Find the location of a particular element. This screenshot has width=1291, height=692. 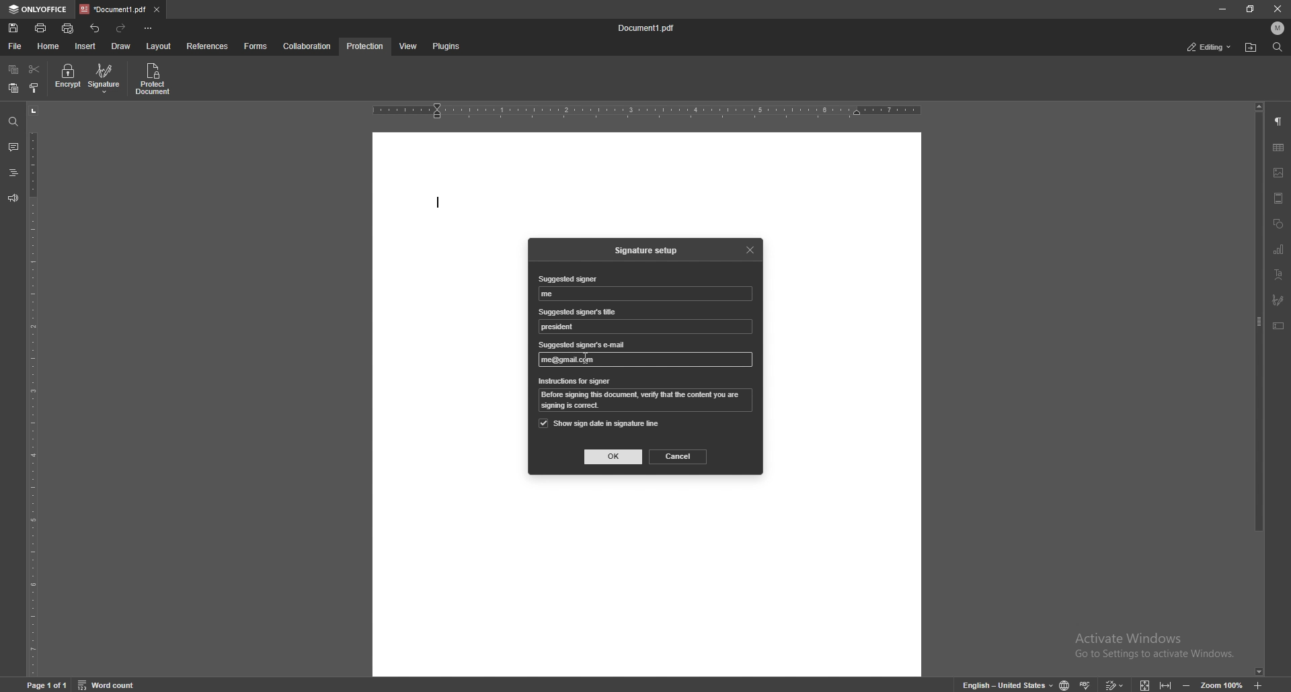

insert is located at coordinates (87, 46).